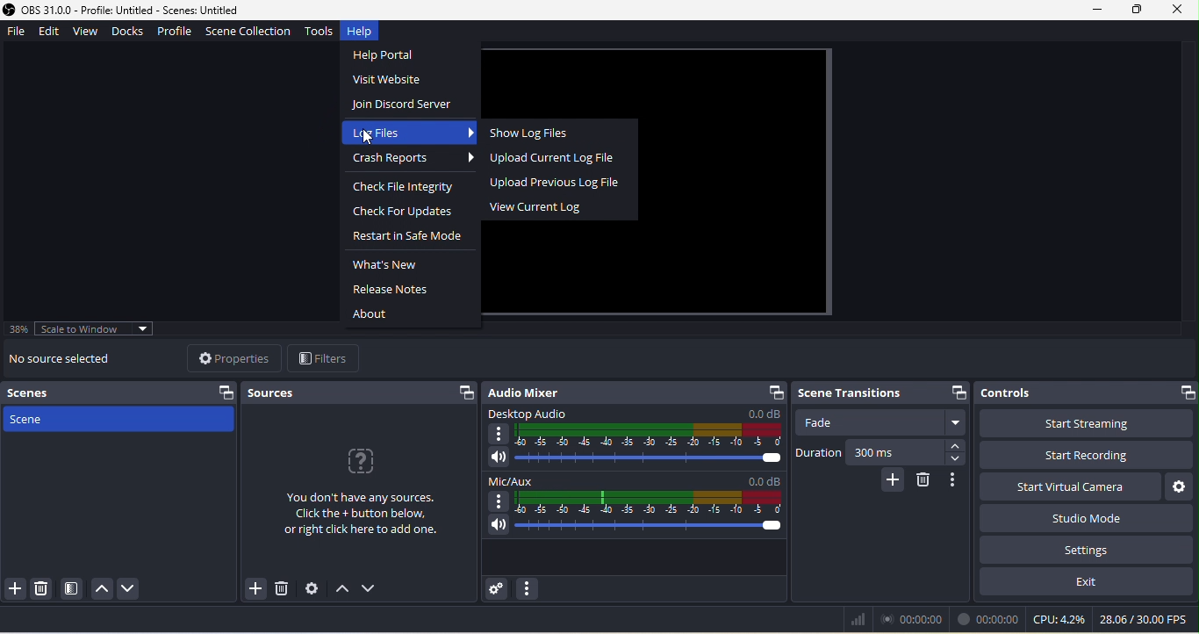  I want to click on add scene, so click(15, 591).